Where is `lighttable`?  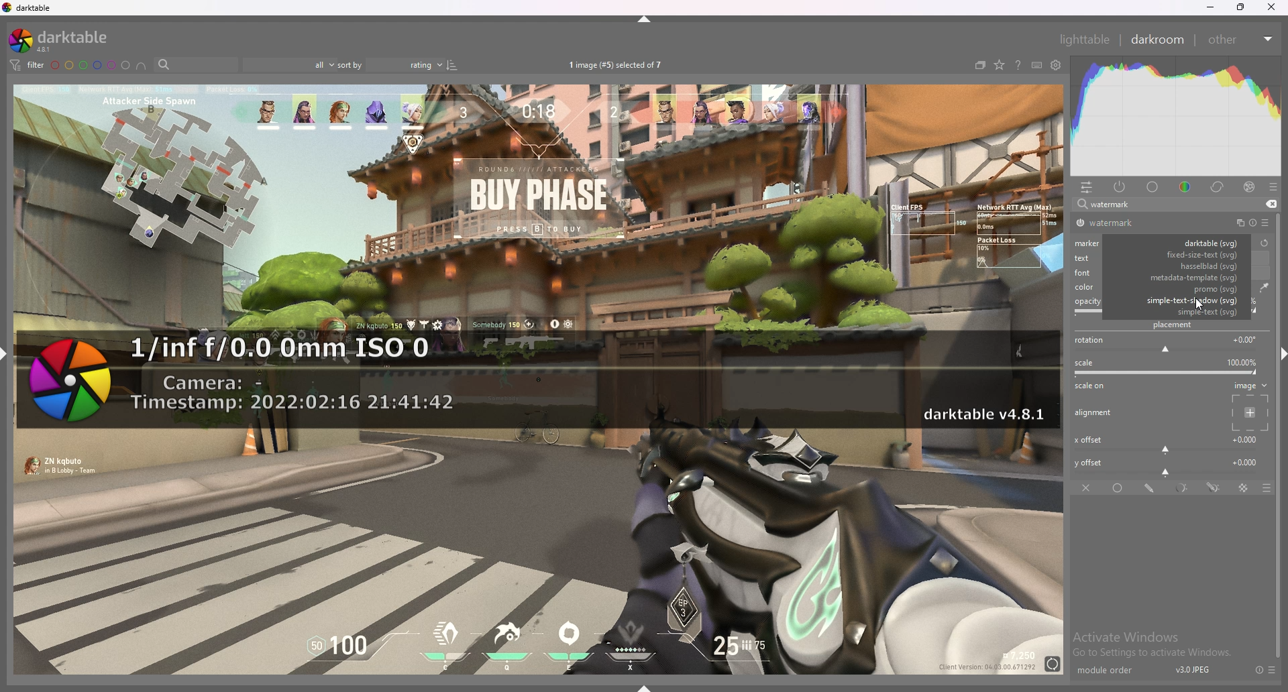
lighttable is located at coordinates (1084, 39).